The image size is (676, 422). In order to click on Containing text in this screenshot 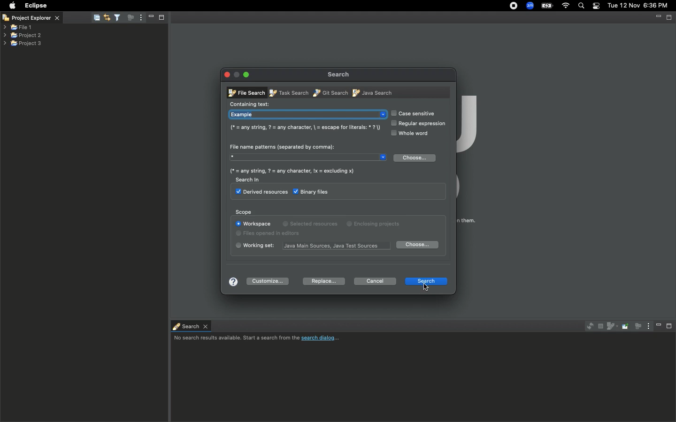, I will do `click(250, 104)`.